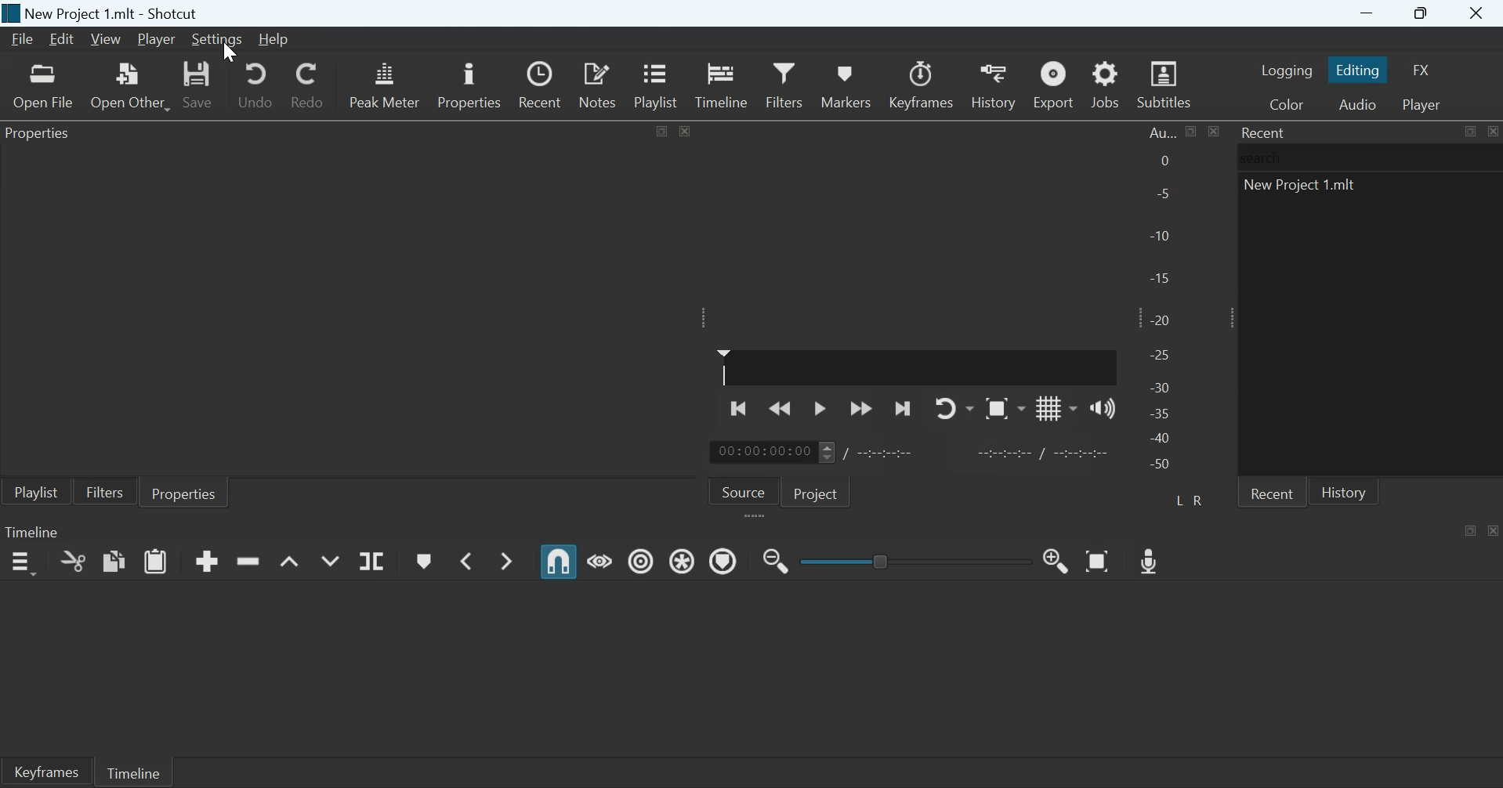  What do you see at coordinates (306, 82) in the screenshot?
I see `Redo` at bounding box center [306, 82].